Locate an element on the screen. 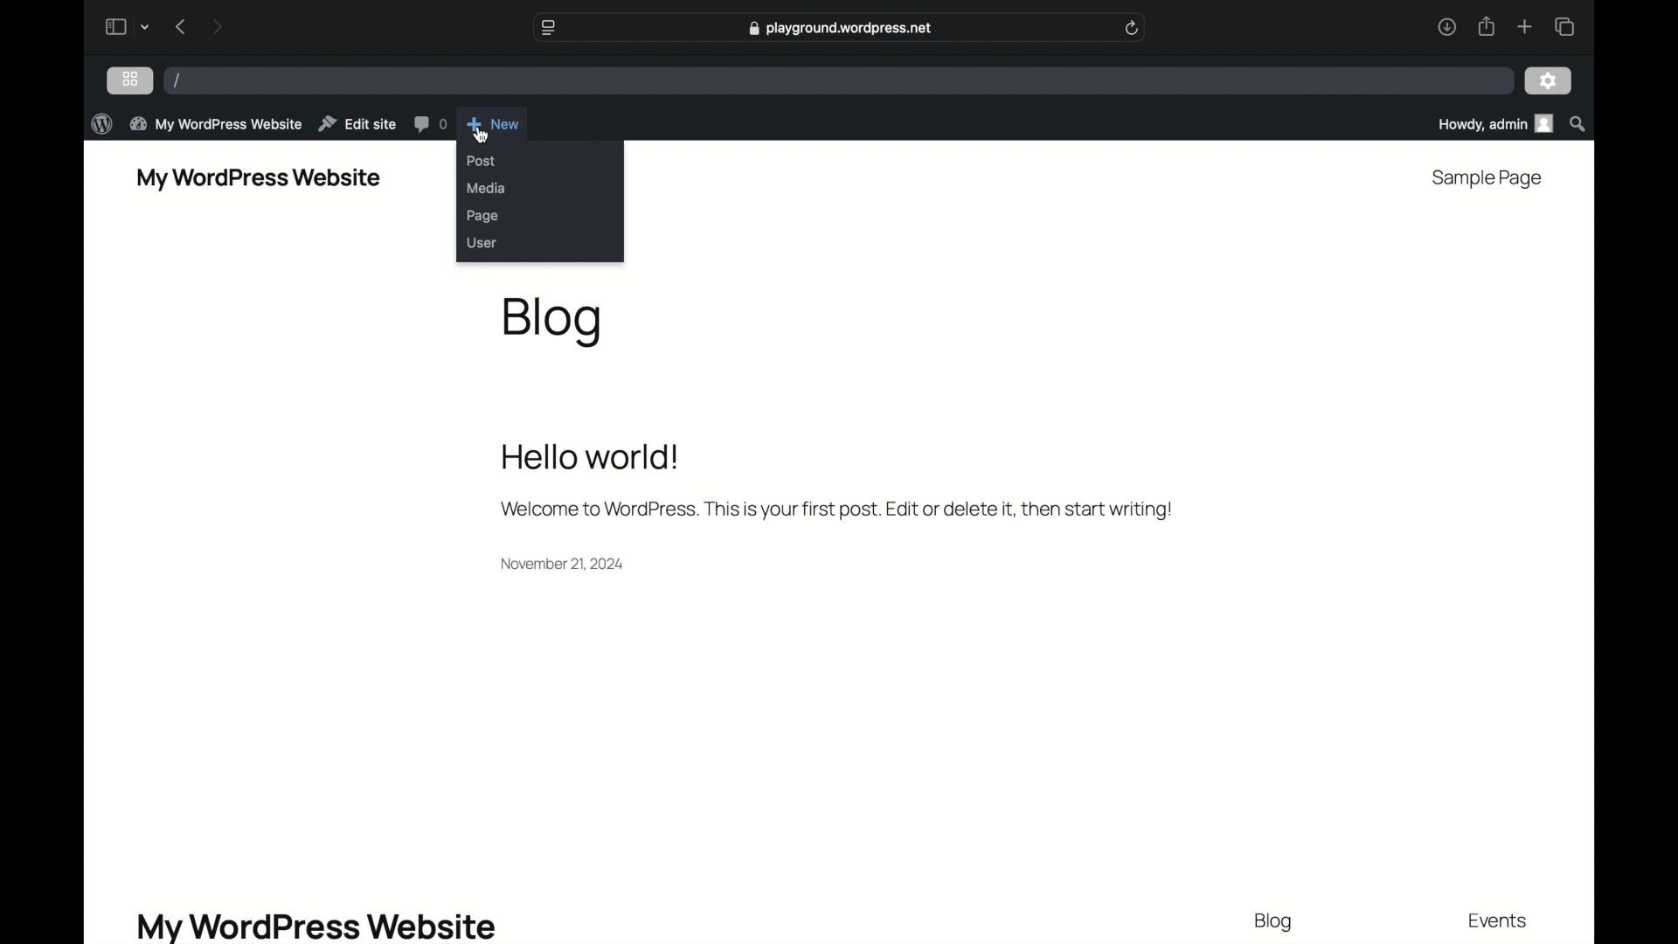 The height and width of the screenshot is (944, 1678). cursor is located at coordinates (482, 135).